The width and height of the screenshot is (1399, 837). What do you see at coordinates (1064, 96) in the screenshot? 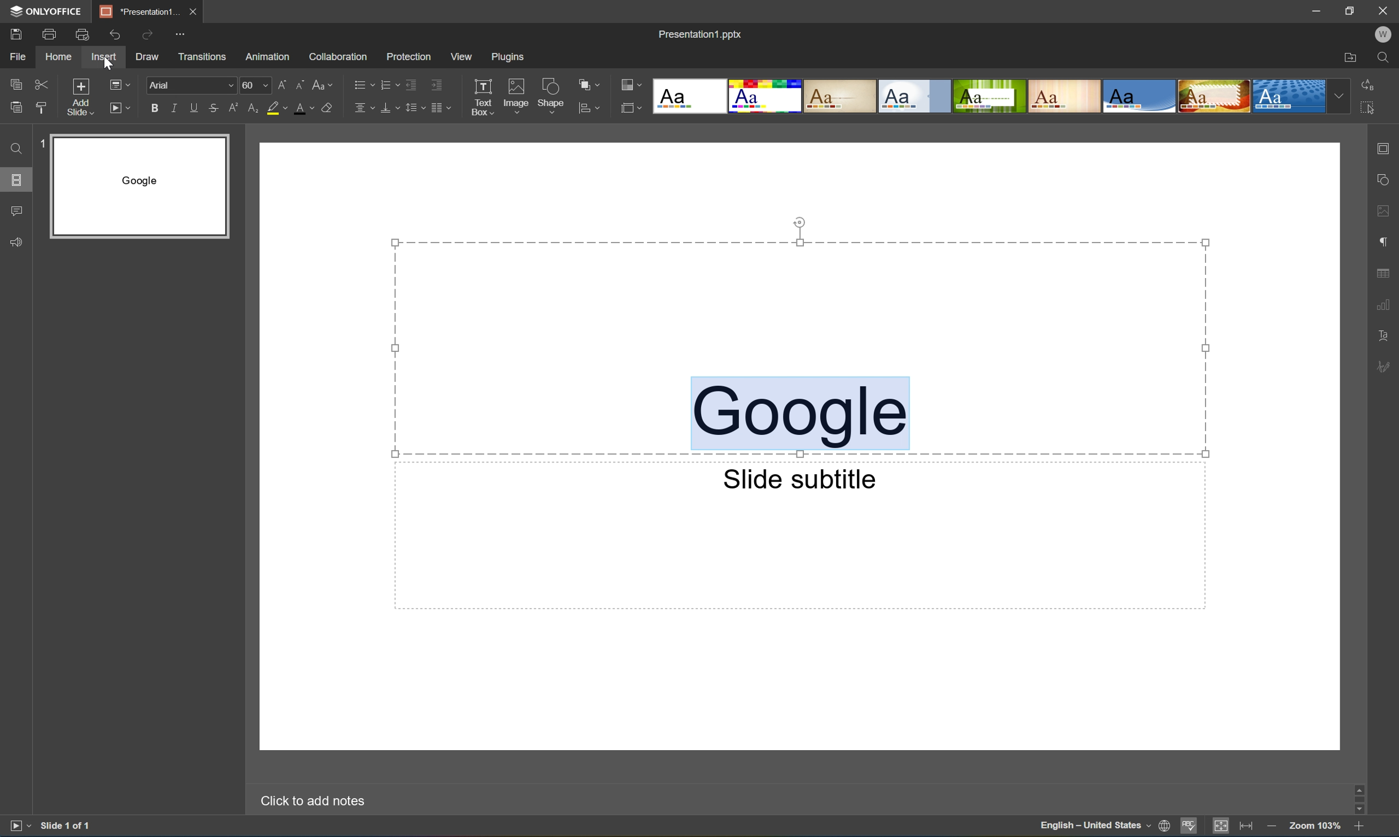
I see `Lines` at bounding box center [1064, 96].